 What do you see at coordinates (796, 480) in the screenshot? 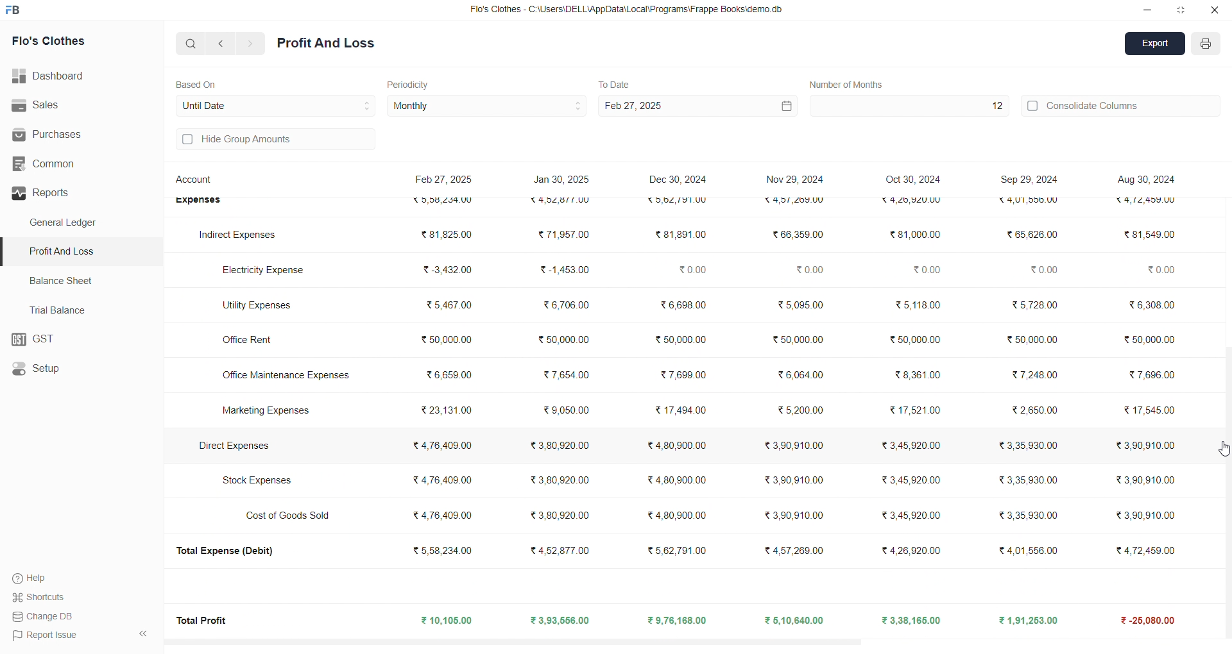
I see `₹3,90,910.00` at bounding box center [796, 480].